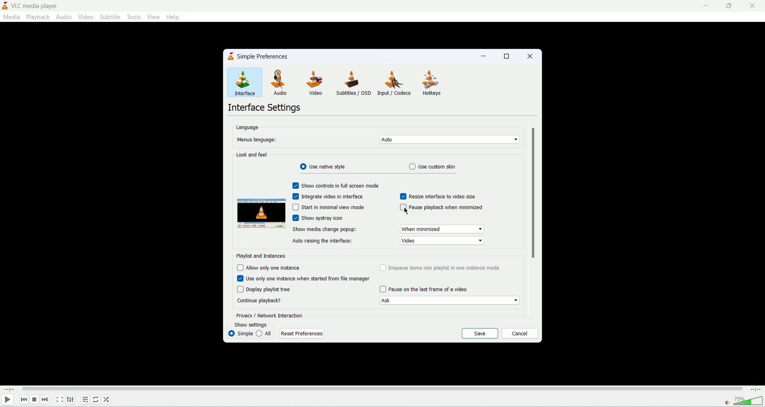  What do you see at coordinates (704, 7) in the screenshot?
I see `minimize` at bounding box center [704, 7].